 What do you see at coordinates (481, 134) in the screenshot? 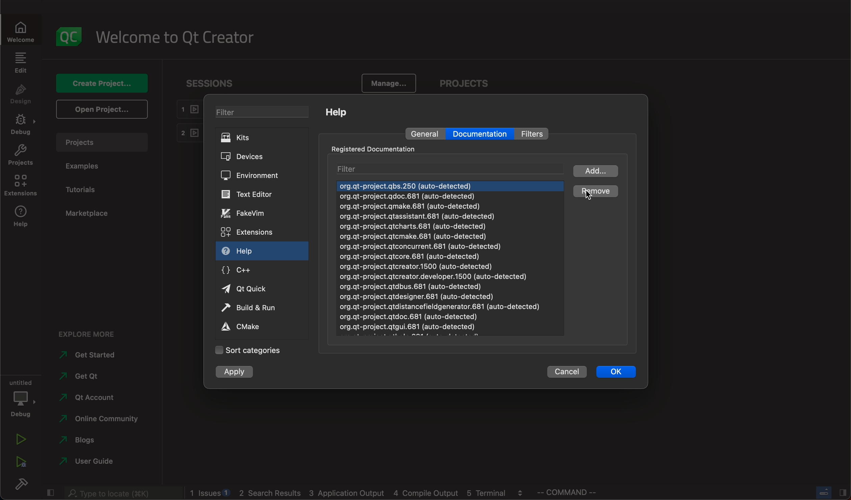
I see `documentation` at bounding box center [481, 134].